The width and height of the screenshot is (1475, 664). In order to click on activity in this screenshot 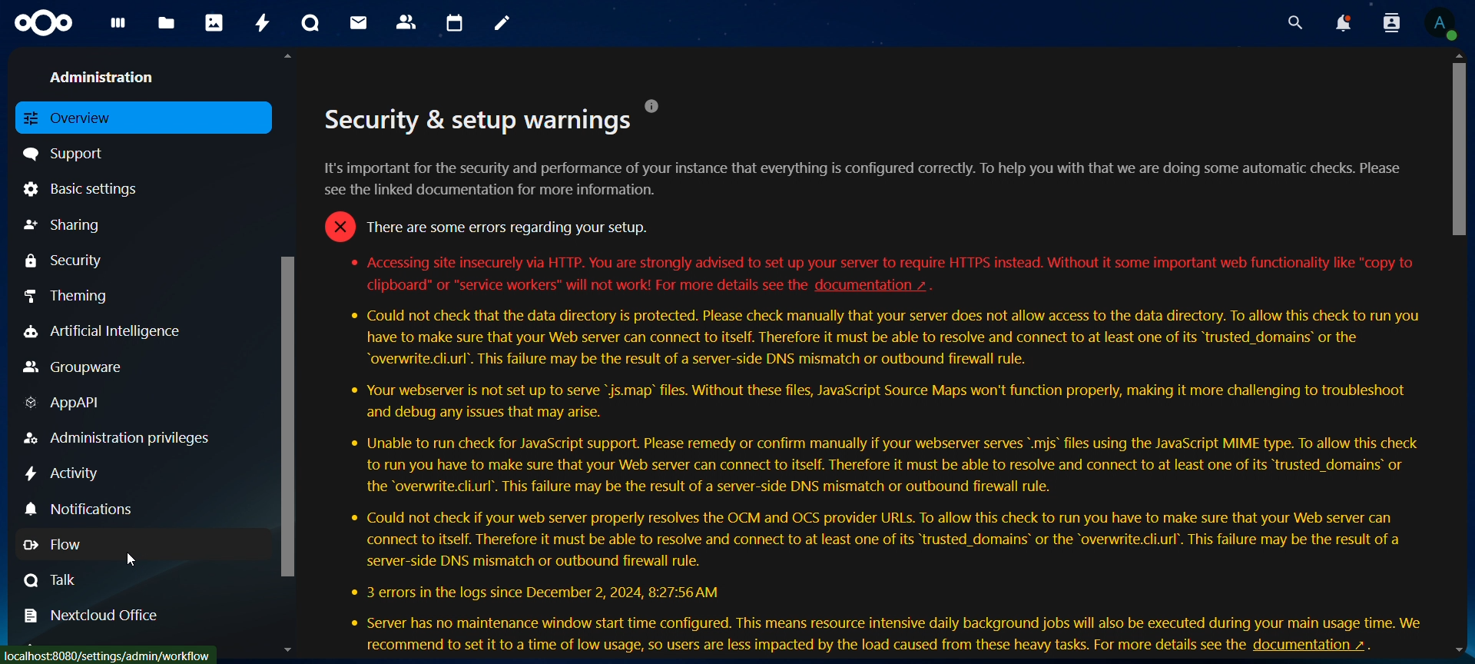, I will do `click(65, 474)`.